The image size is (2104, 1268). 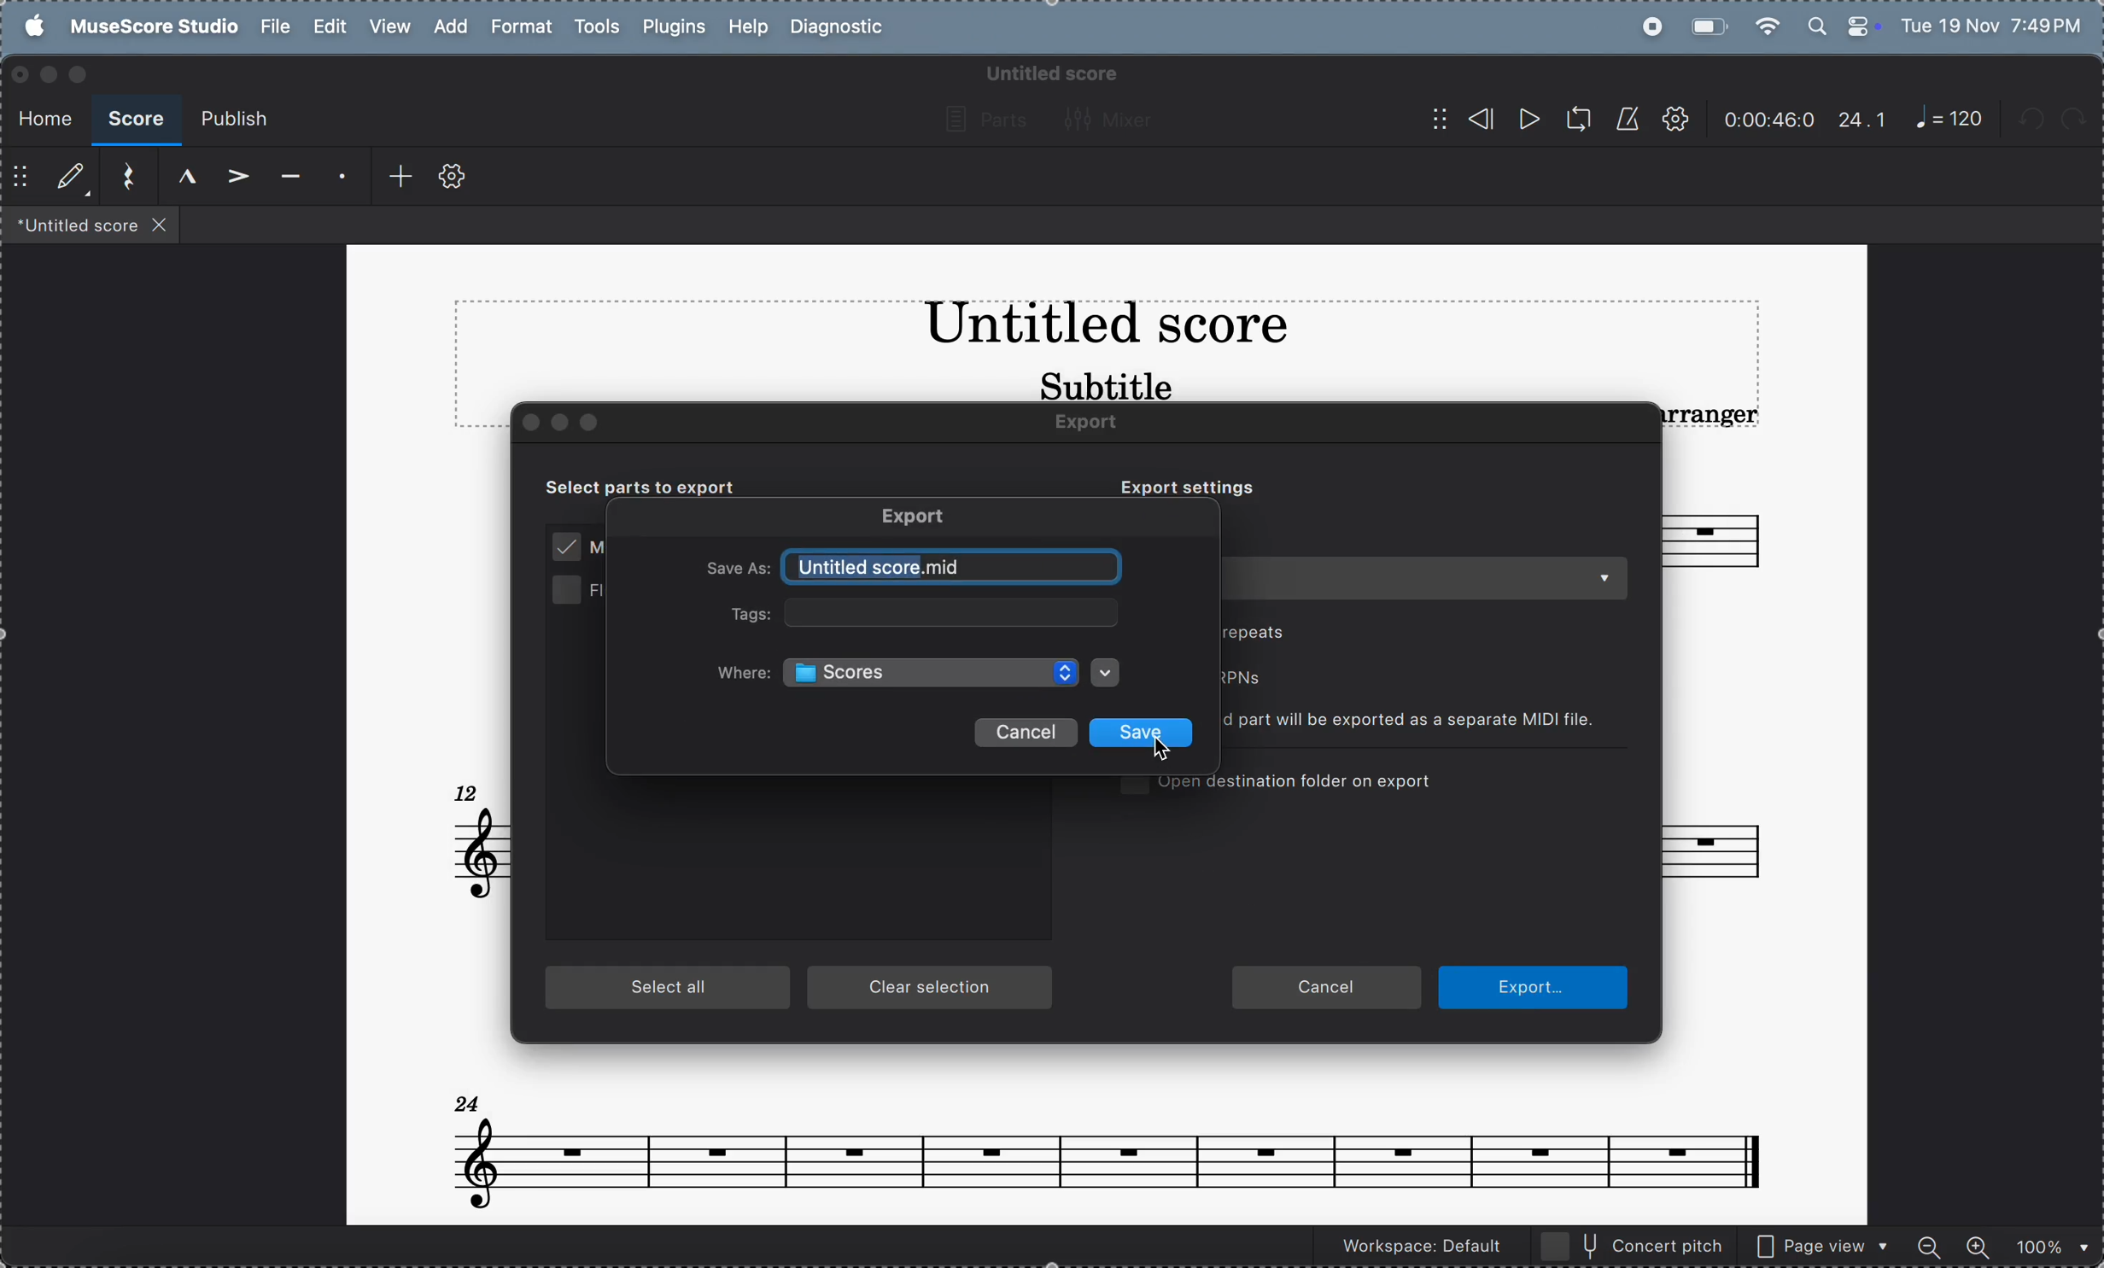 What do you see at coordinates (233, 120) in the screenshot?
I see `publish` at bounding box center [233, 120].